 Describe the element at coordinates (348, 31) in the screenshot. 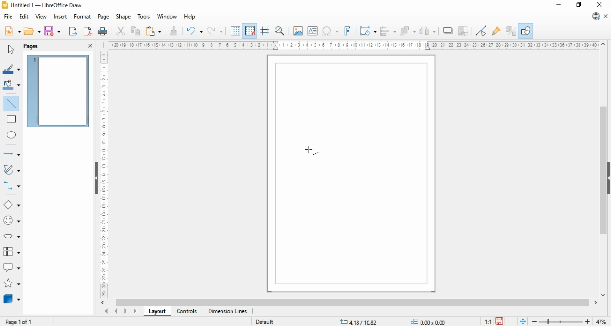

I see `insert fontwork text` at that location.